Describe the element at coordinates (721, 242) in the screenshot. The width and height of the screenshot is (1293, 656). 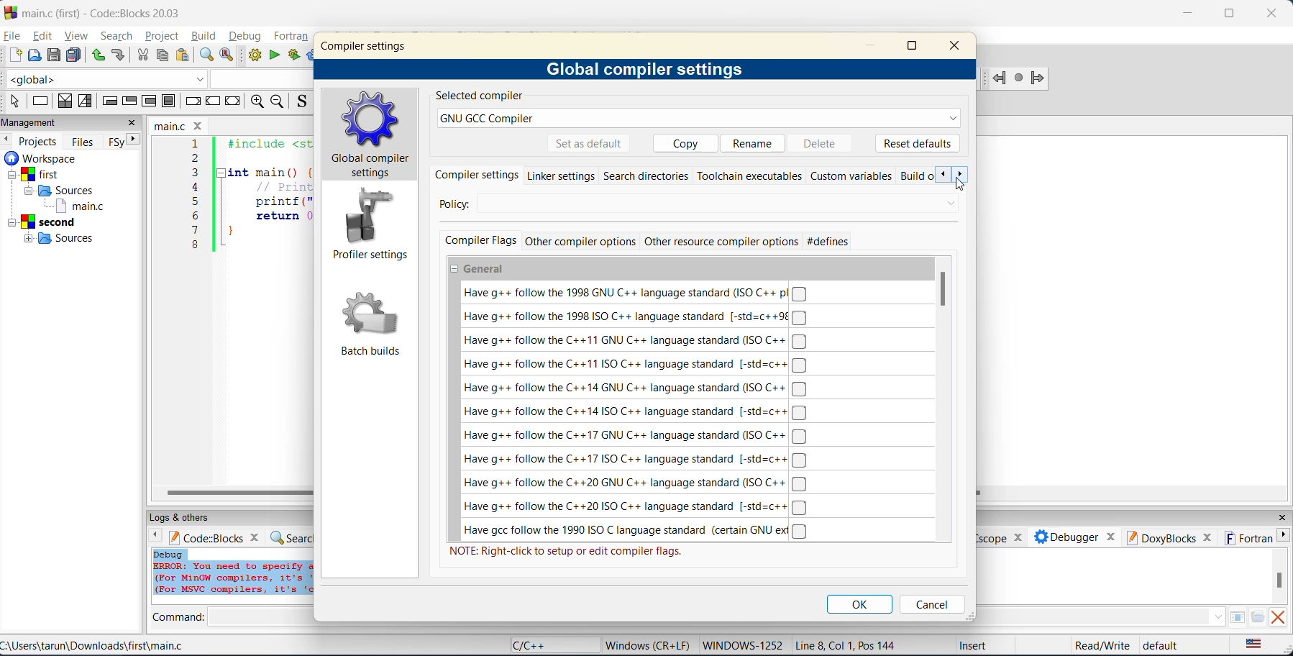
I see `other resource compiler options` at that location.